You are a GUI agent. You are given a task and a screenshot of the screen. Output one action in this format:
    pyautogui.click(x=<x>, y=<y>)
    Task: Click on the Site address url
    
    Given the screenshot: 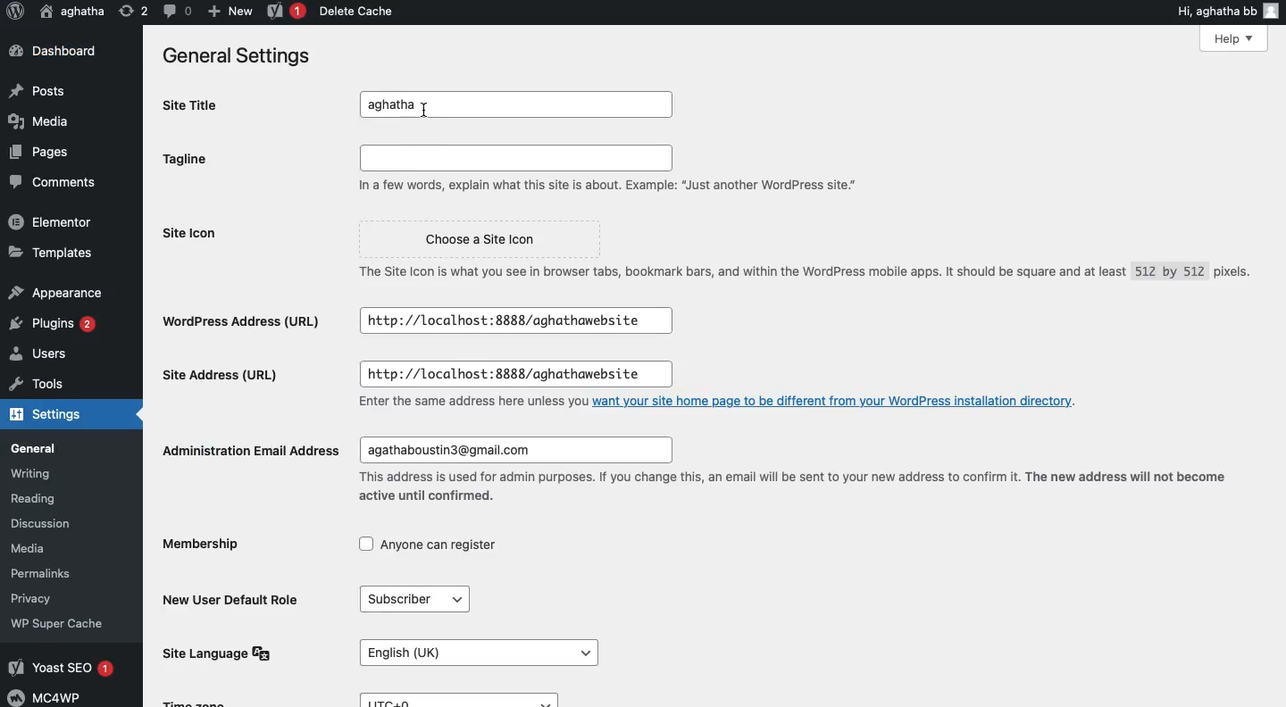 What is the action you would take?
    pyautogui.click(x=224, y=378)
    